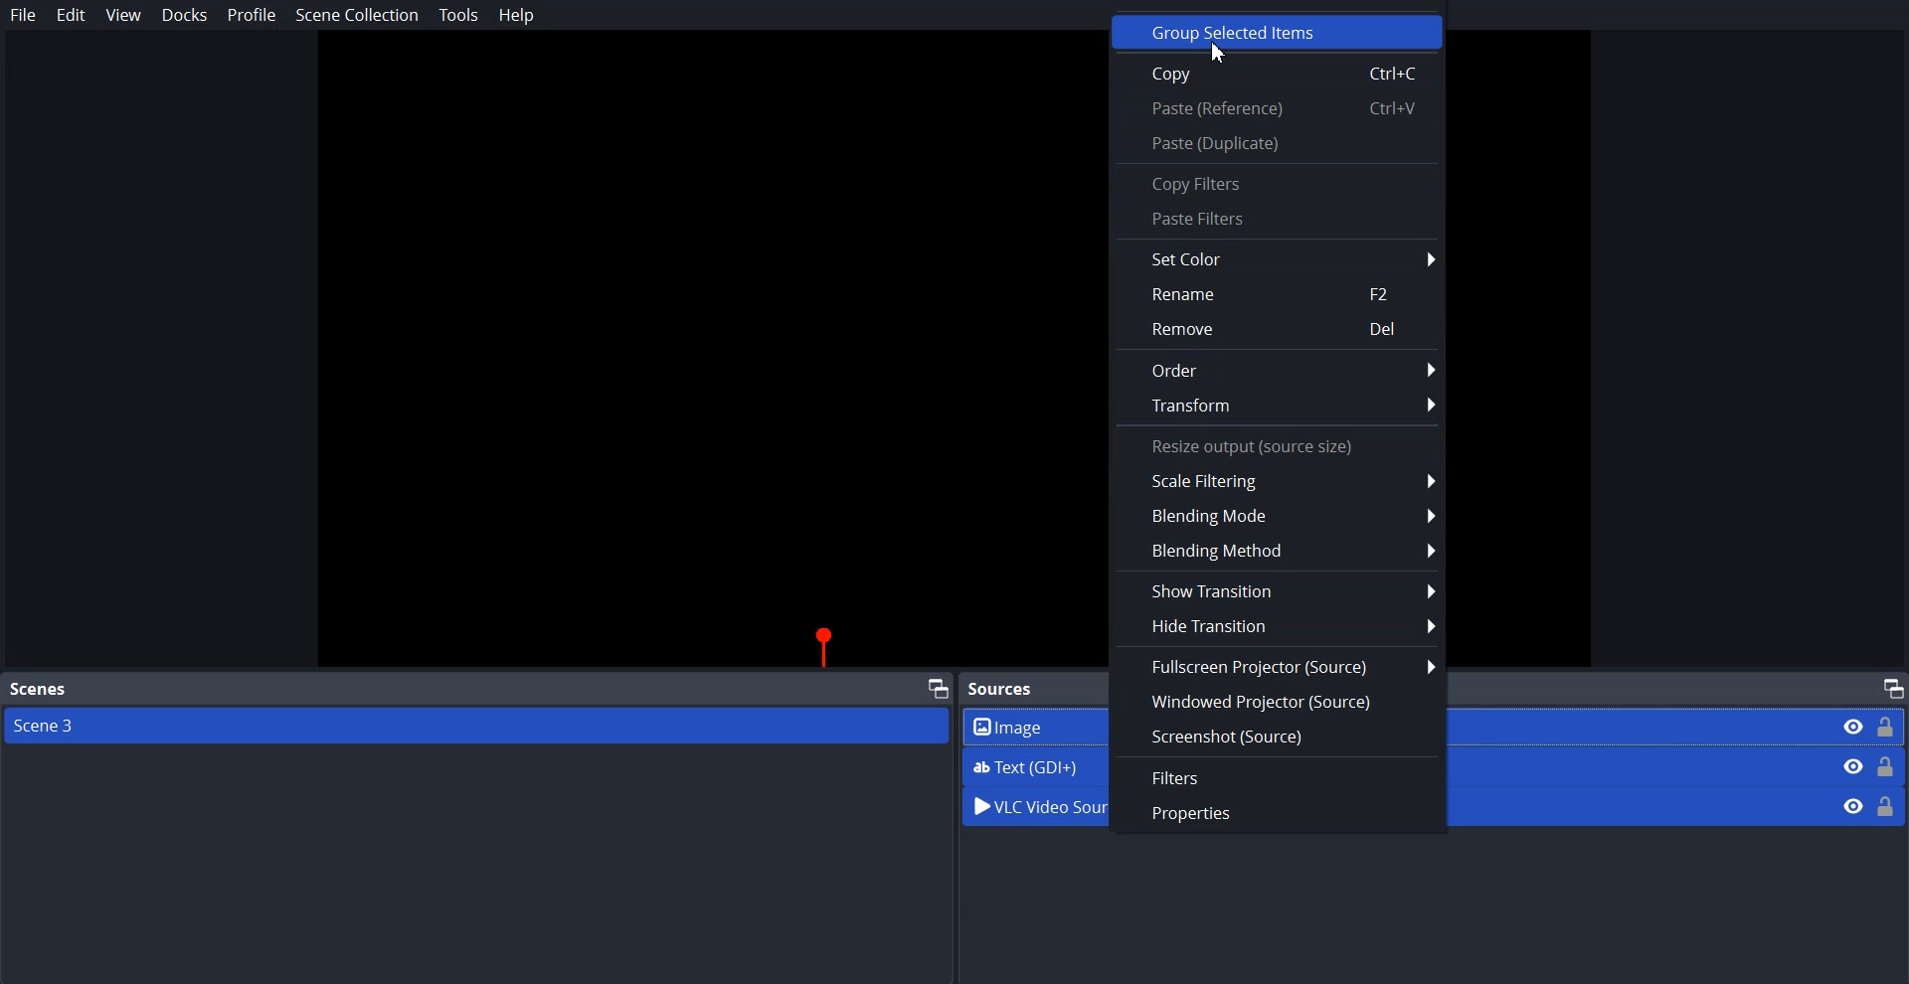 Image resolution: width=1909 pixels, height=984 pixels. Describe the element at coordinates (1277, 73) in the screenshot. I see `Copy` at that location.